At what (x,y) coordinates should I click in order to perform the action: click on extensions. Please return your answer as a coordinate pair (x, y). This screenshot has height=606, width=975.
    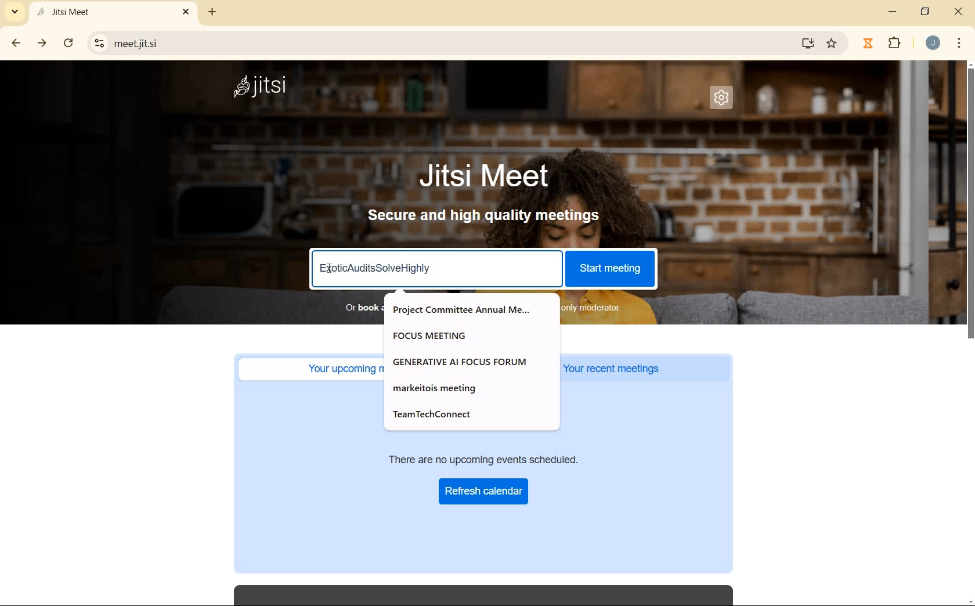
    Looking at the image, I should click on (894, 43).